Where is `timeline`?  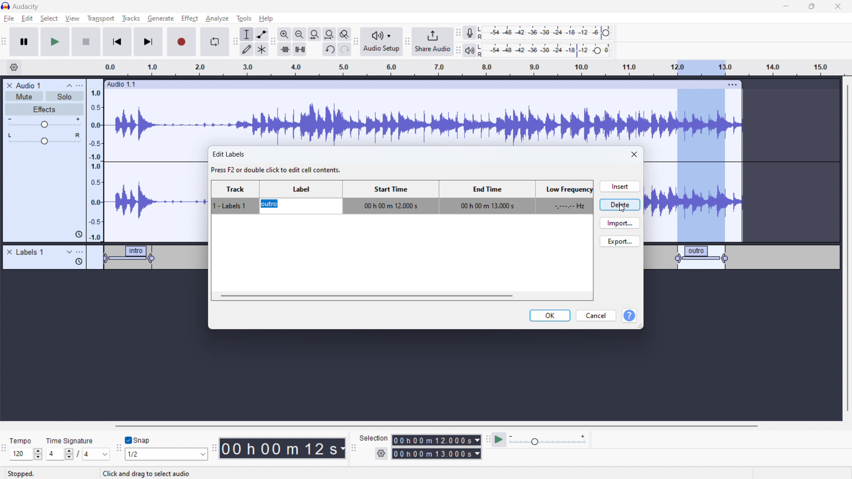
timeline is located at coordinates (424, 372).